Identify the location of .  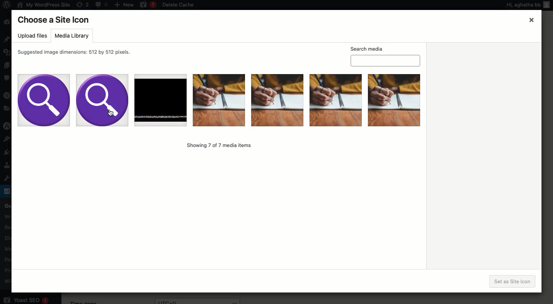
(335, 99).